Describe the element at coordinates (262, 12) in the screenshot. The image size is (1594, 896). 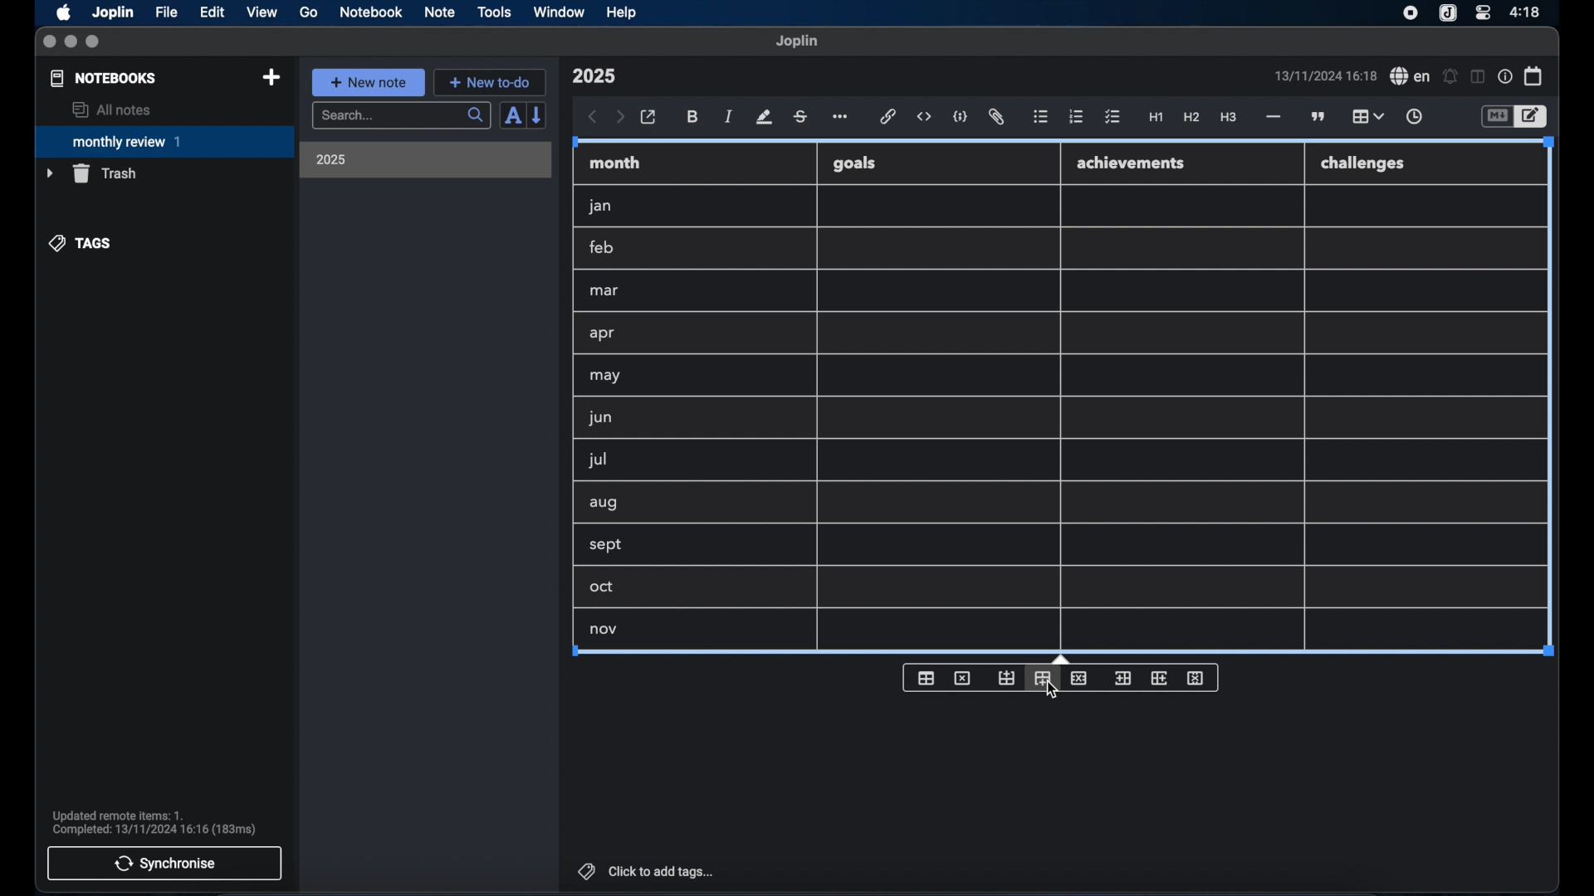
I see `view` at that location.